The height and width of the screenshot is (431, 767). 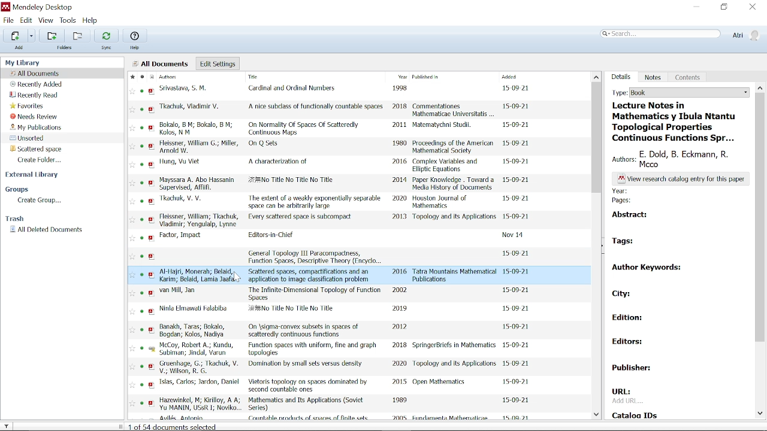 What do you see at coordinates (678, 93) in the screenshot?
I see `Type of the current folder` at bounding box center [678, 93].